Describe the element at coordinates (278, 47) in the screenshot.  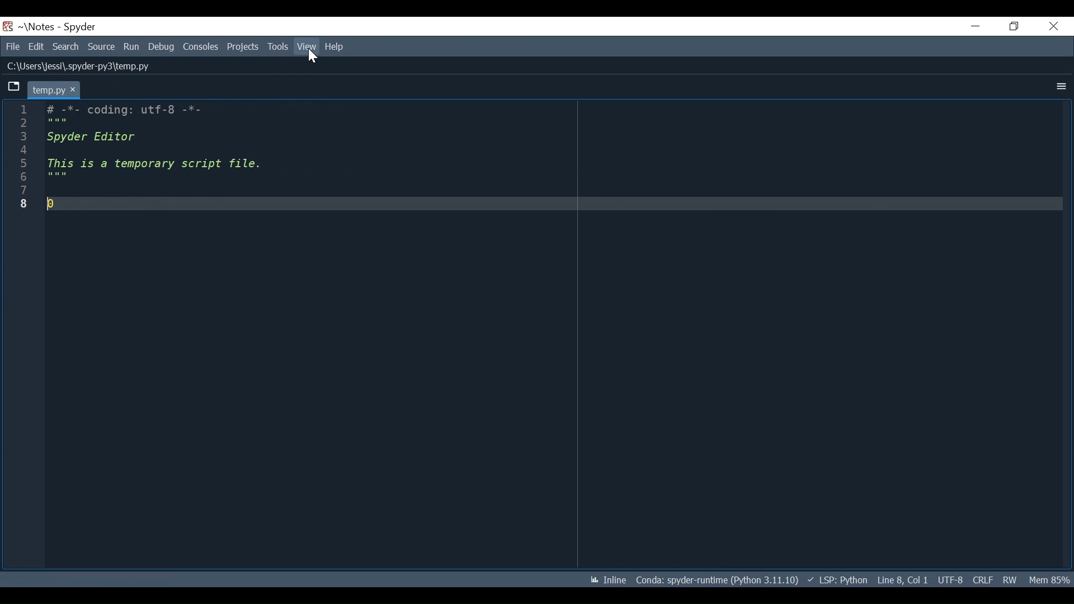
I see `Tools` at that location.